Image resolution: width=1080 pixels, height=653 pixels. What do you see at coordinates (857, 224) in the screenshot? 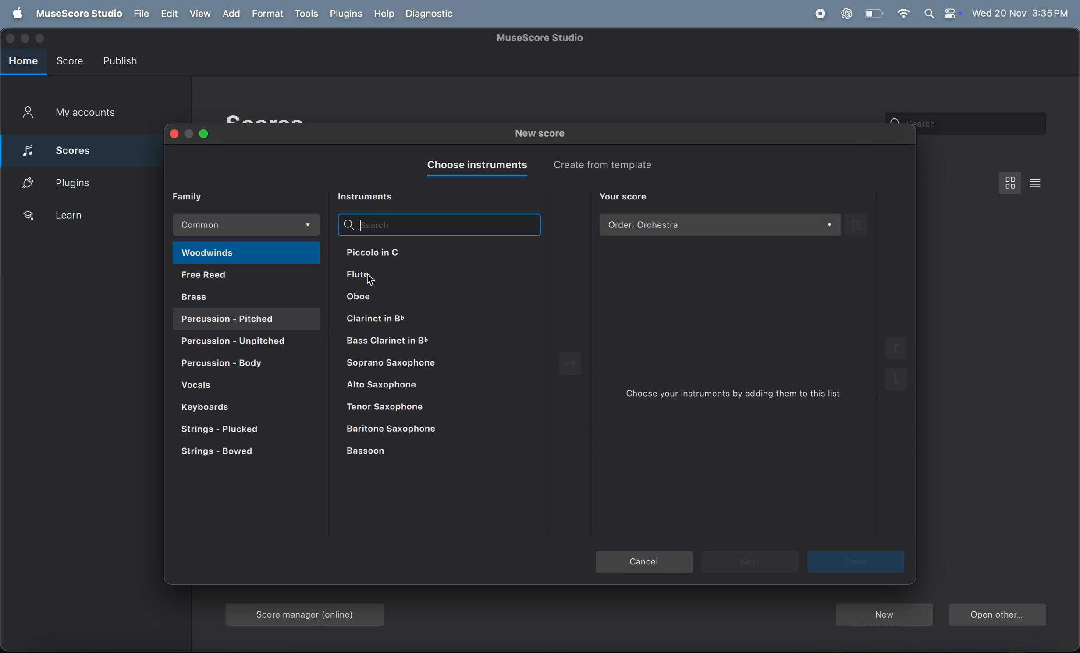
I see `delete` at bounding box center [857, 224].